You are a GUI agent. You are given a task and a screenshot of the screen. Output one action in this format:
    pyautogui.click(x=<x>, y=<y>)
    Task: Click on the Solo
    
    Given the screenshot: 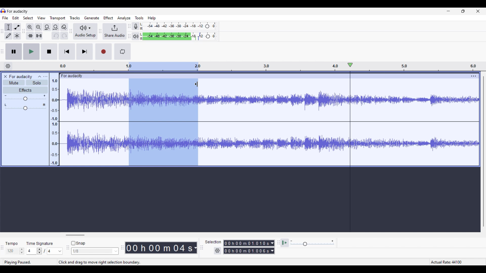 What is the action you would take?
    pyautogui.click(x=37, y=83)
    